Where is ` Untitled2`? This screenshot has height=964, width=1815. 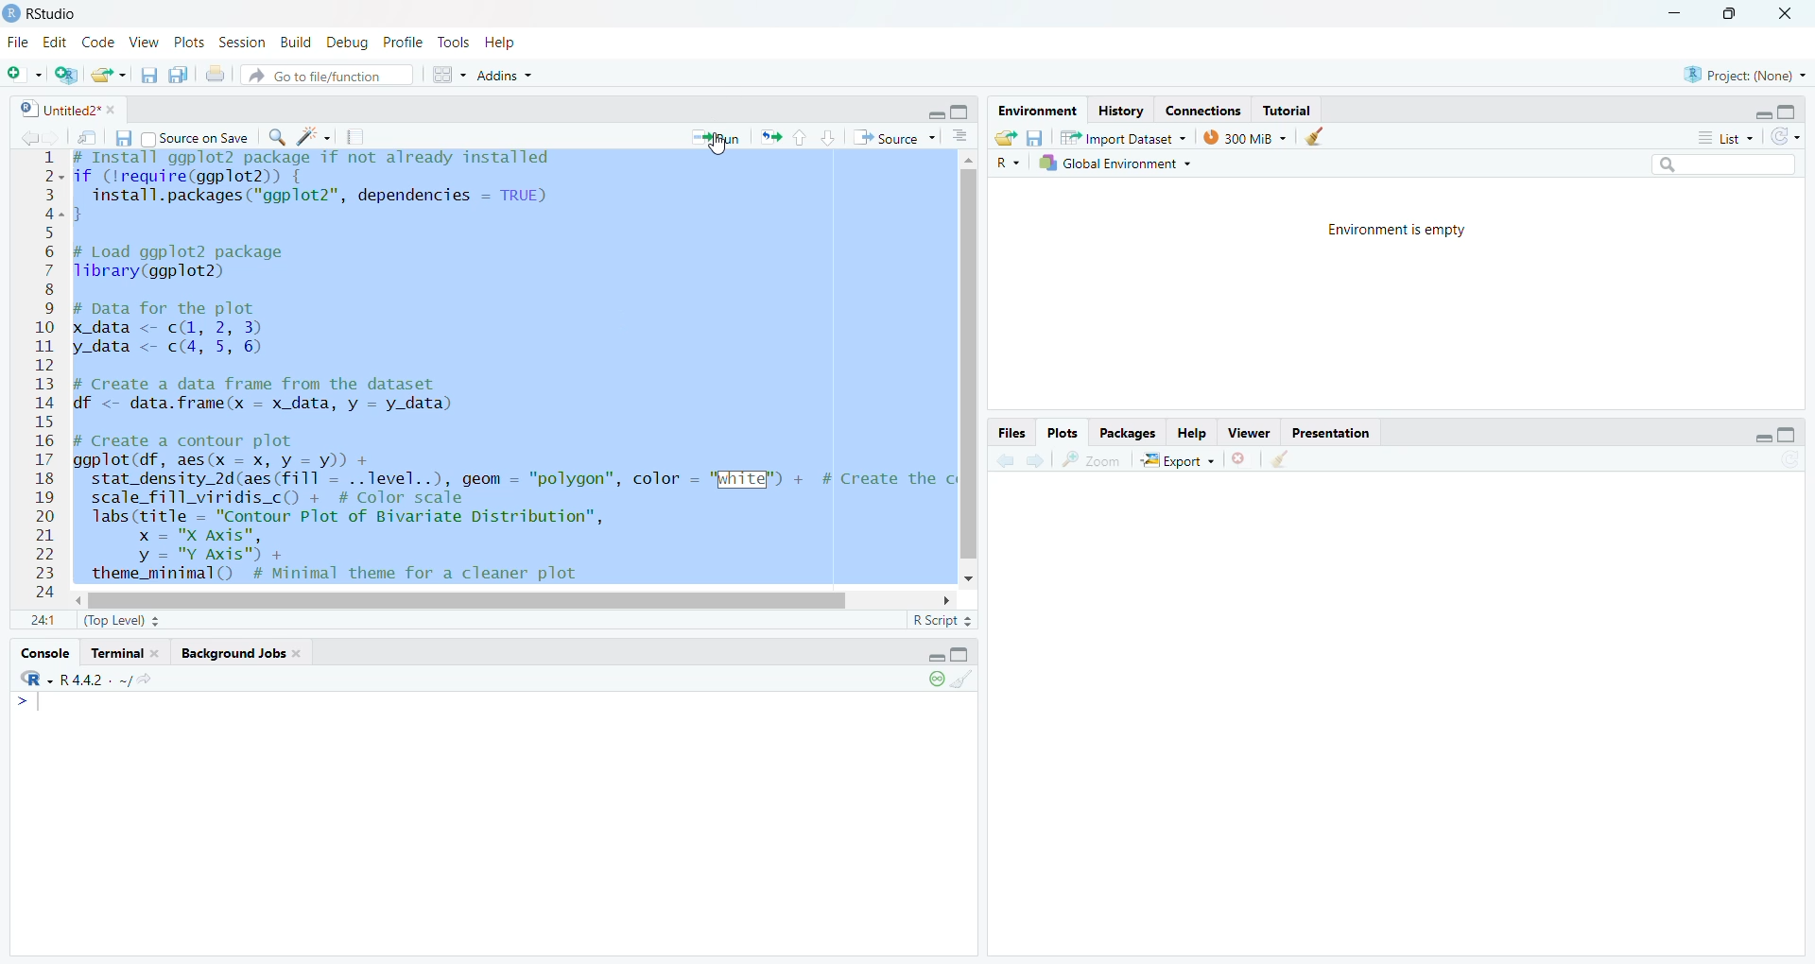  Untitled2 is located at coordinates (72, 112).